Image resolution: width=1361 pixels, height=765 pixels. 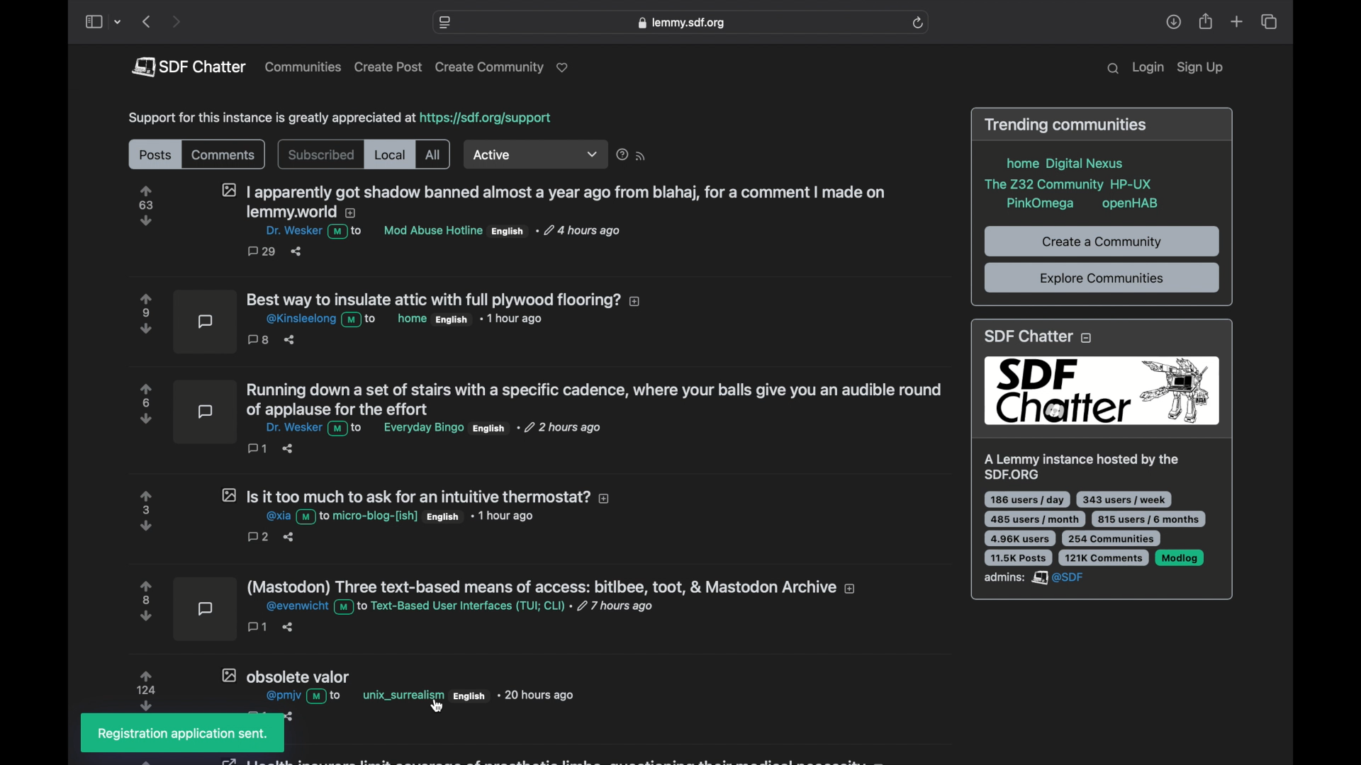 What do you see at coordinates (1148, 68) in the screenshot?
I see `login` at bounding box center [1148, 68].